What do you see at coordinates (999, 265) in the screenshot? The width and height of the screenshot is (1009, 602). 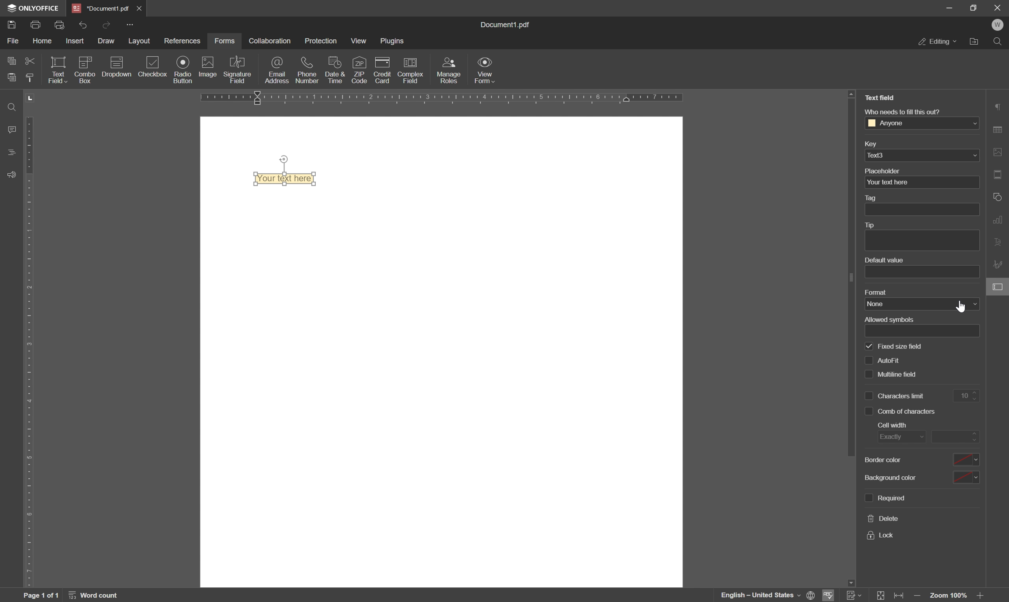 I see `signature settings` at bounding box center [999, 265].